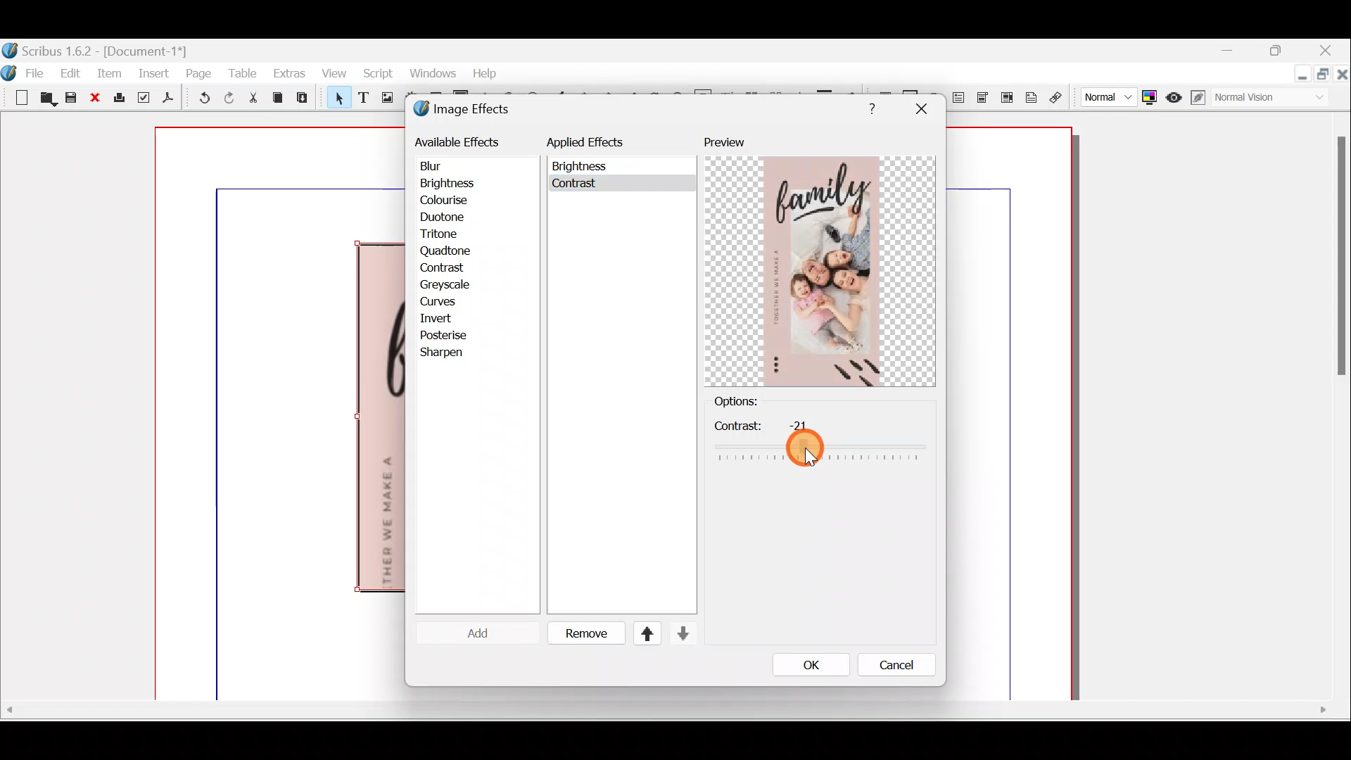  What do you see at coordinates (106, 72) in the screenshot?
I see `Item` at bounding box center [106, 72].